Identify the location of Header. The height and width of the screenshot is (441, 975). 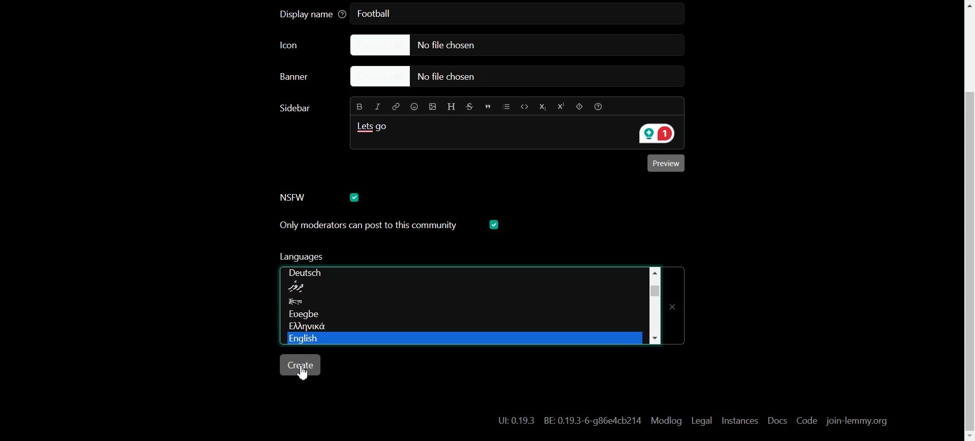
(451, 105).